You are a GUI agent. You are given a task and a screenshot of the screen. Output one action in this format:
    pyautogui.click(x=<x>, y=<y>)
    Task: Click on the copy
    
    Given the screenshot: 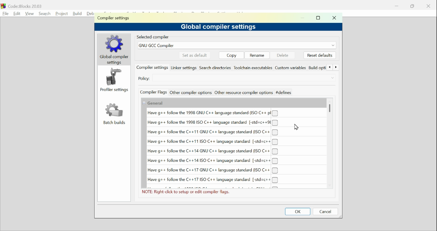 What is the action you would take?
    pyautogui.click(x=231, y=55)
    